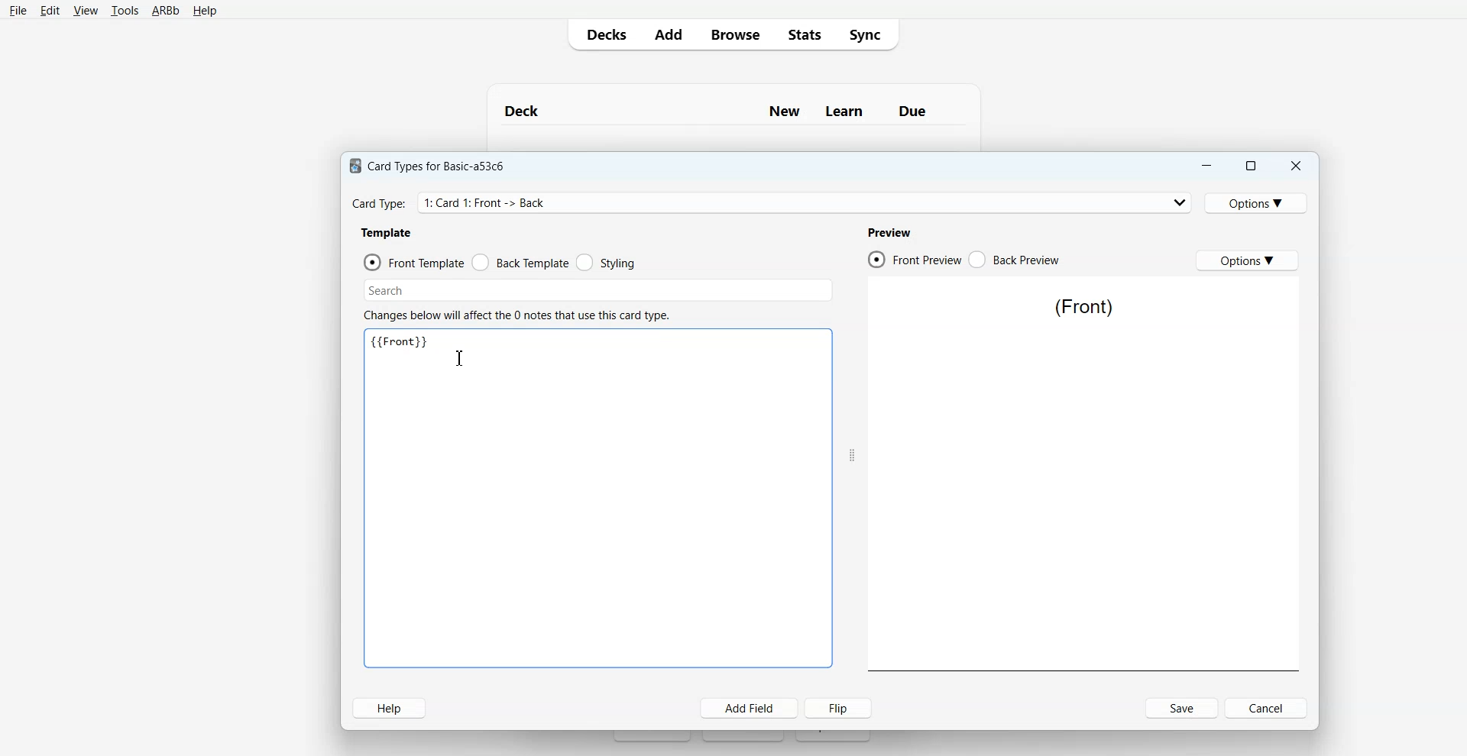 This screenshot has width=1467, height=756. What do you see at coordinates (853, 454) in the screenshot?
I see `Drag Handle` at bounding box center [853, 454].